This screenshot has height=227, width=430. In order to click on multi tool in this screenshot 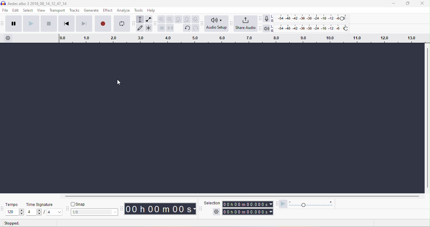, I will do `click(149, 29)`.